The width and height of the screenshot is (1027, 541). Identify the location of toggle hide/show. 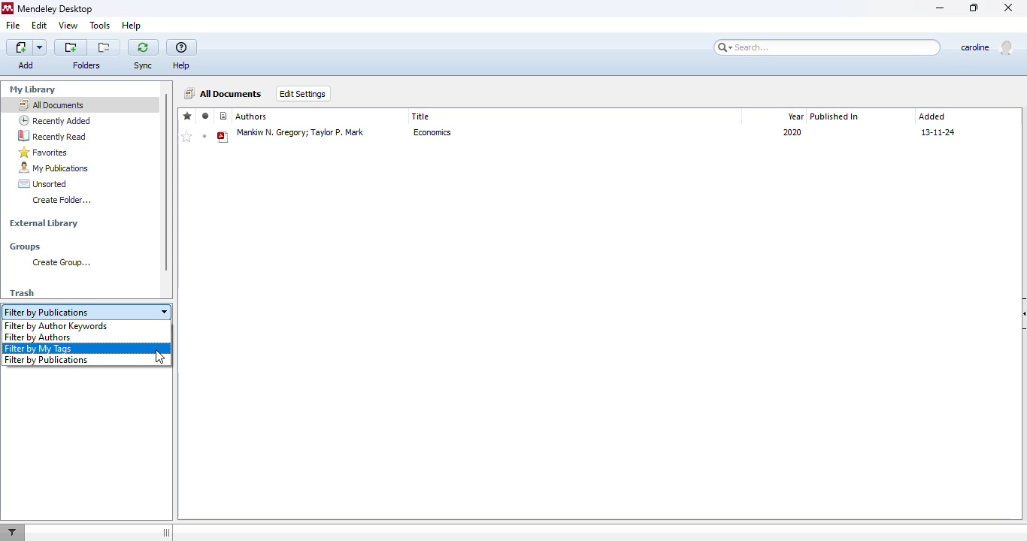
(165, 532).